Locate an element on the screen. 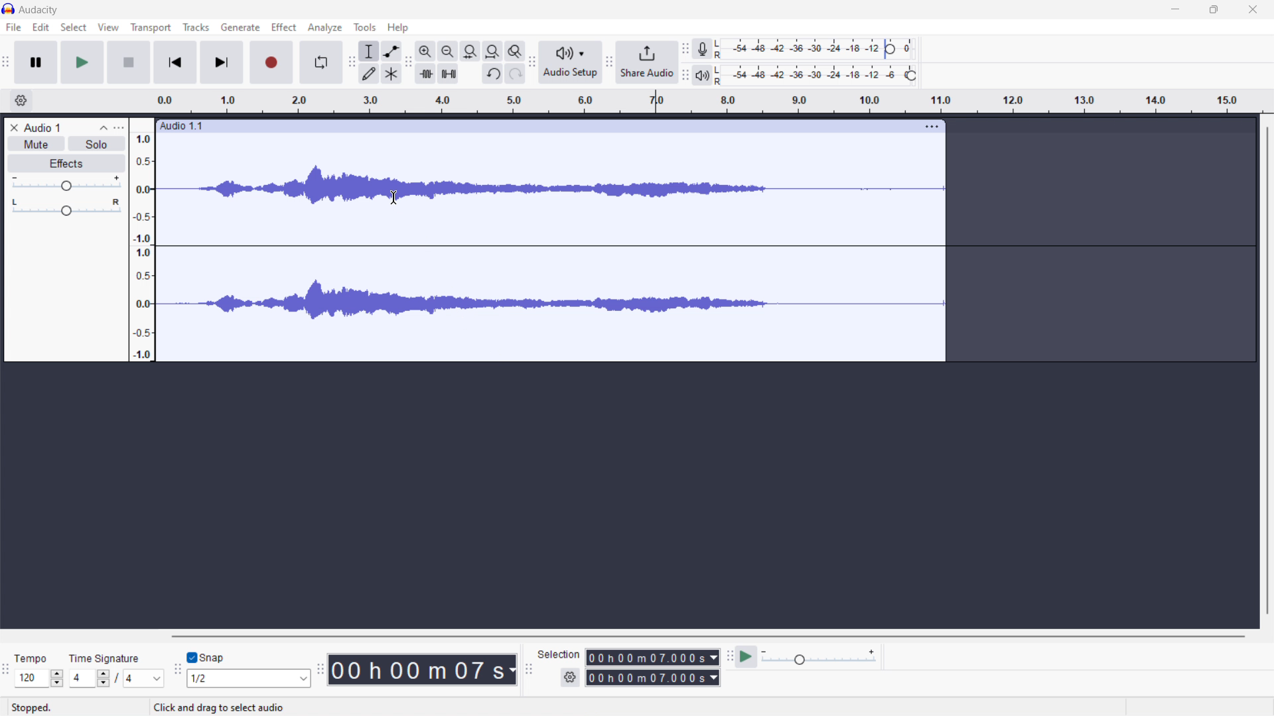  maximize is located at coordinates (1214, 10).